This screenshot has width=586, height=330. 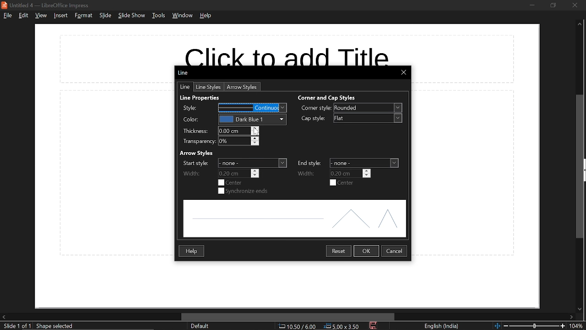 I want to click on start width, so click(x=239, y=173).